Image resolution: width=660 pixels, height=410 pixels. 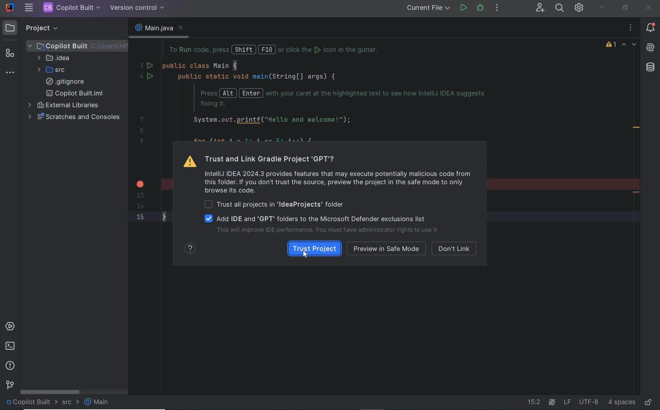 What do you see at coordinates (141, 217) in the screenshot?
I see `15` at bounding box center [141, 217].